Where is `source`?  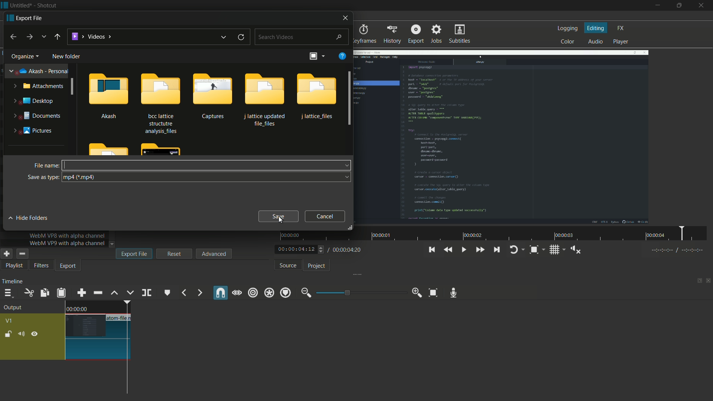
source is located at coordinates (288, 266).